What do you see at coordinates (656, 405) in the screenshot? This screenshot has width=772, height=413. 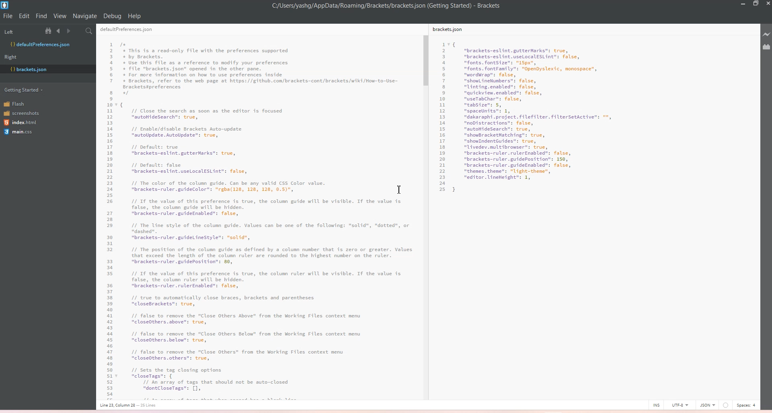 I see `INS` at bounding box center [656, 405].